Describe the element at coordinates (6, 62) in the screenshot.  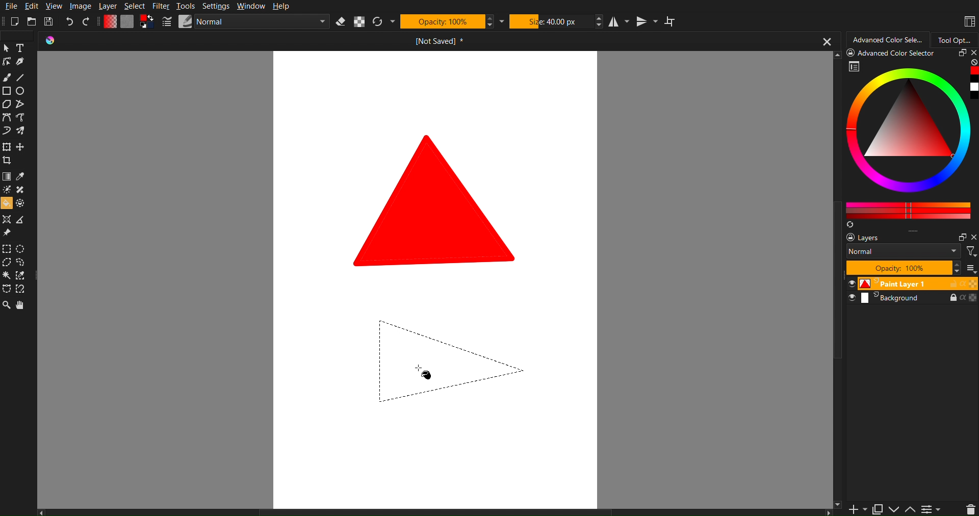
I see `Lineart Tools` at that location.